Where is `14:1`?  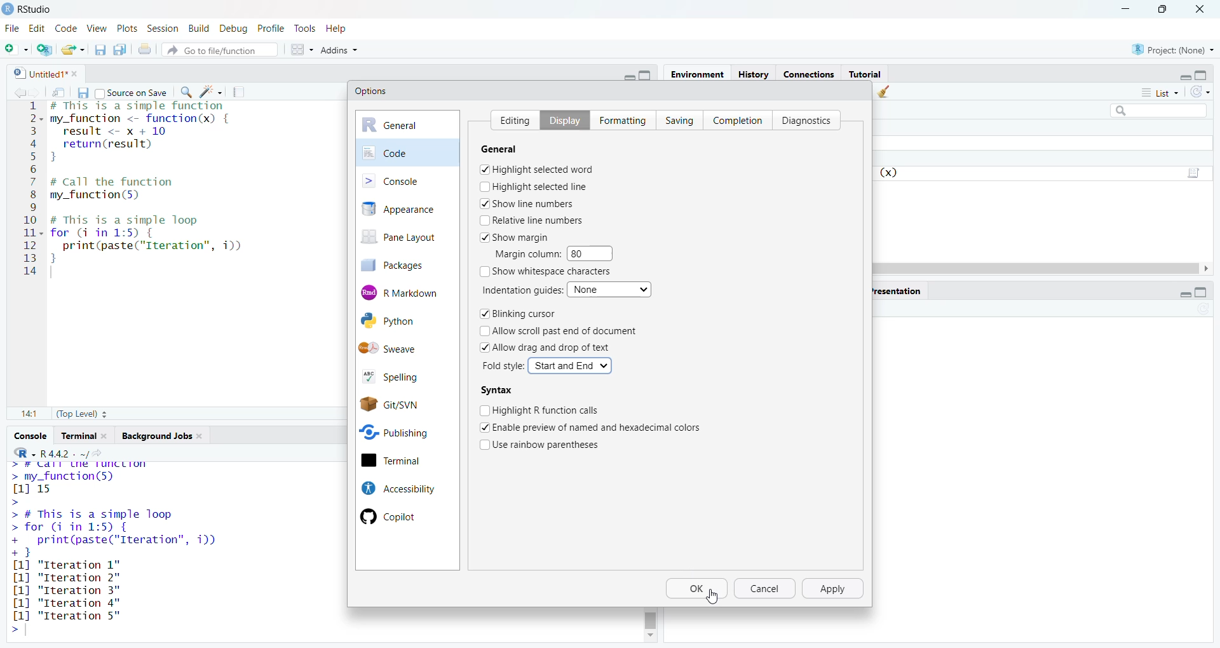 14:1 is located at coordinates (29, 415).